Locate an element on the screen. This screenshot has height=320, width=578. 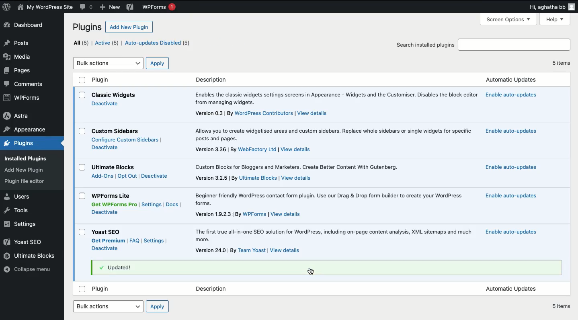
Astra is located at coordinates (17, 115).